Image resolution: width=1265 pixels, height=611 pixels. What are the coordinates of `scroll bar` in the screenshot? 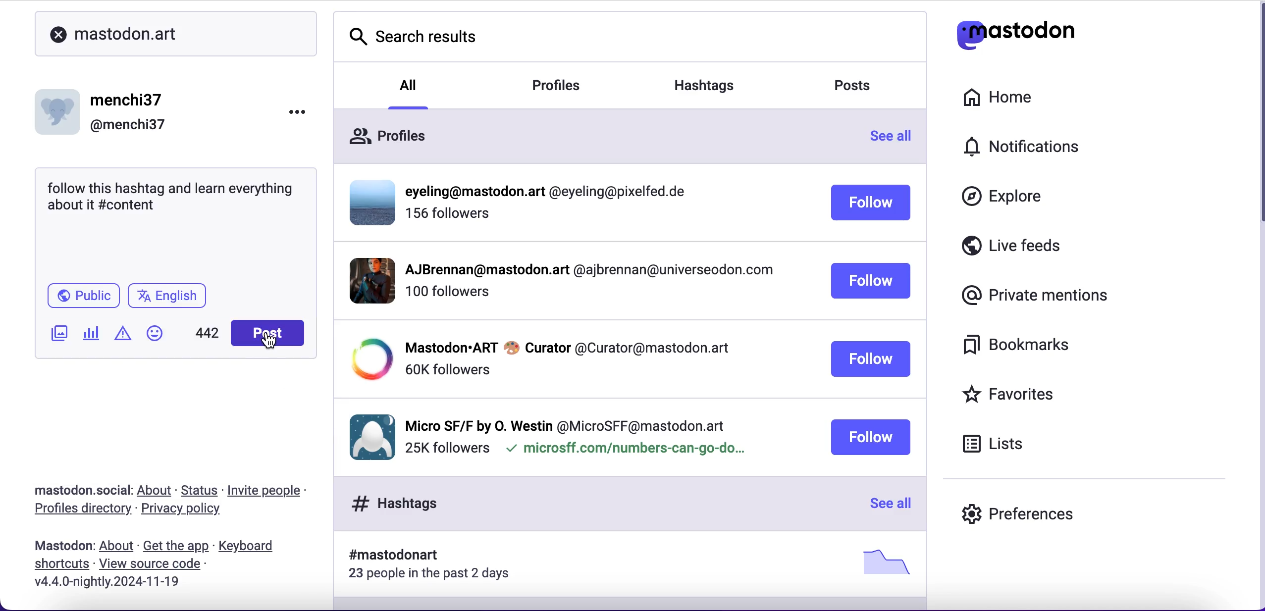 It's located at (1256, 118).